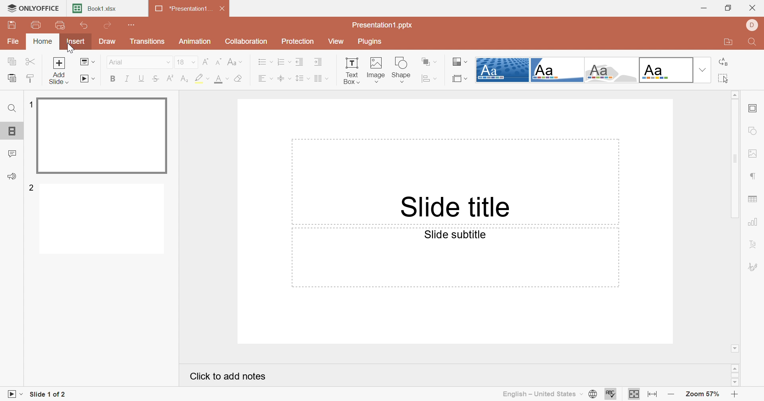  Describe the element at coordinates (148, 41) in the screenshot. I see `Transitions` at that location.